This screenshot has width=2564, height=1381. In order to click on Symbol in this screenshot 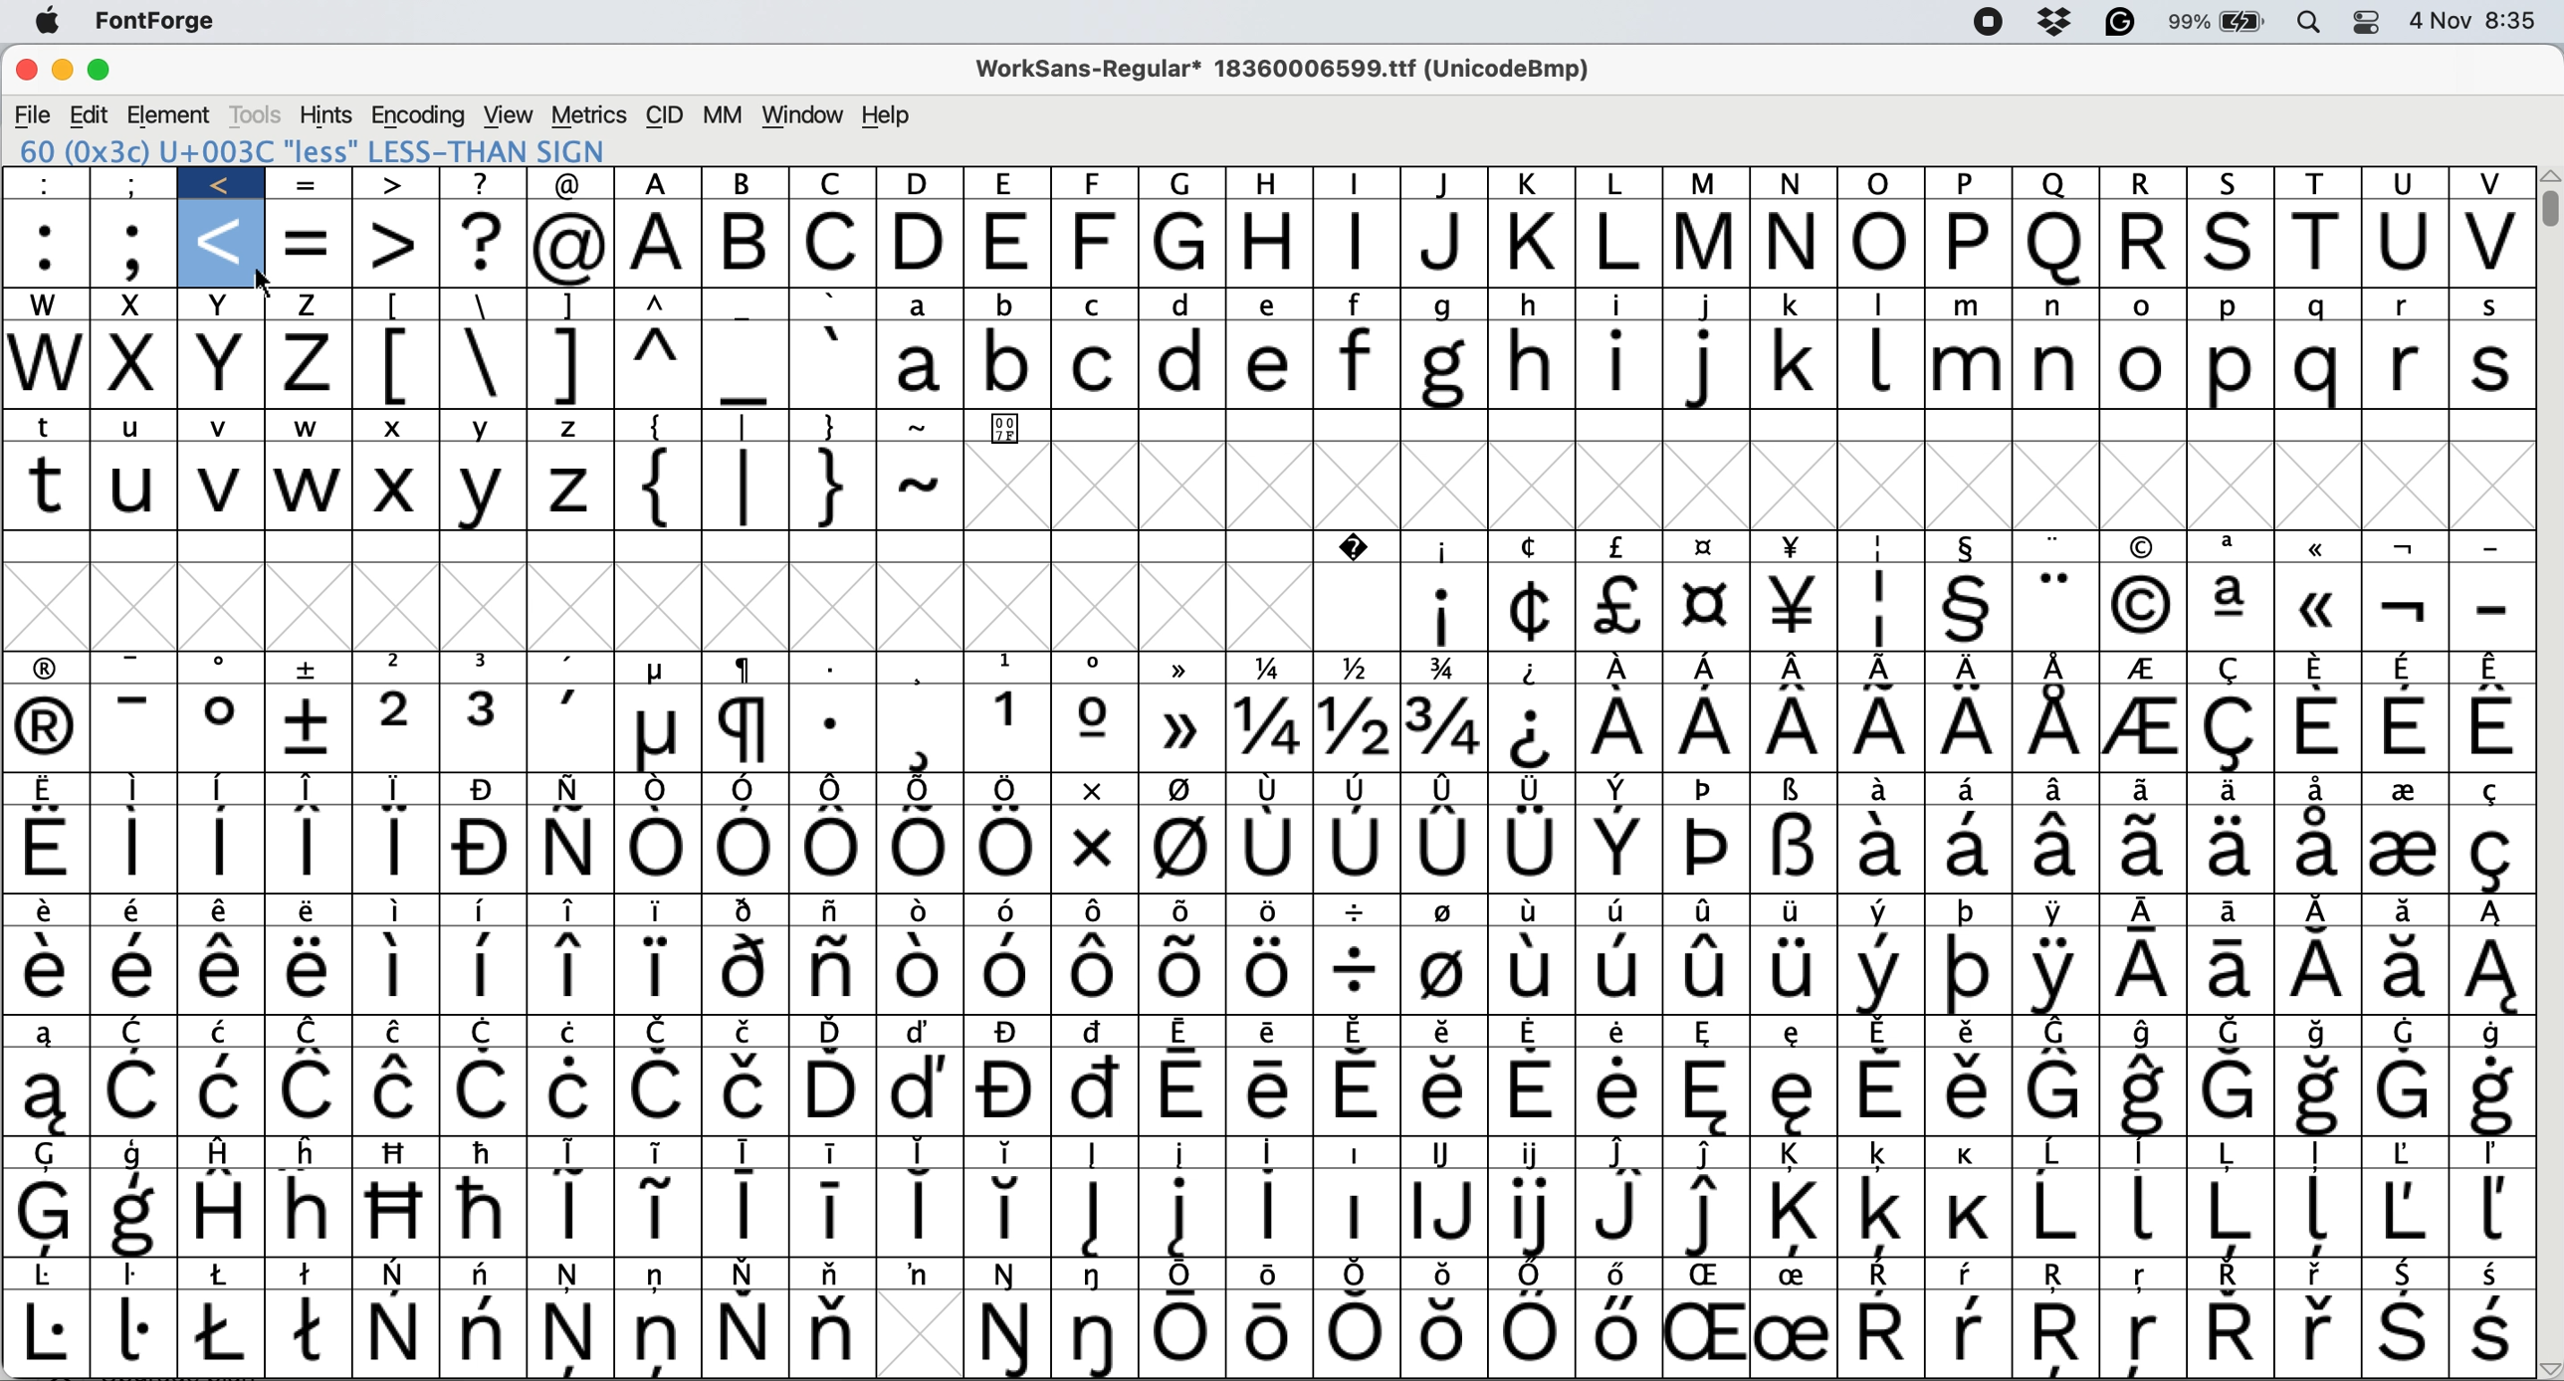, I will do `click(310, 1212)`.